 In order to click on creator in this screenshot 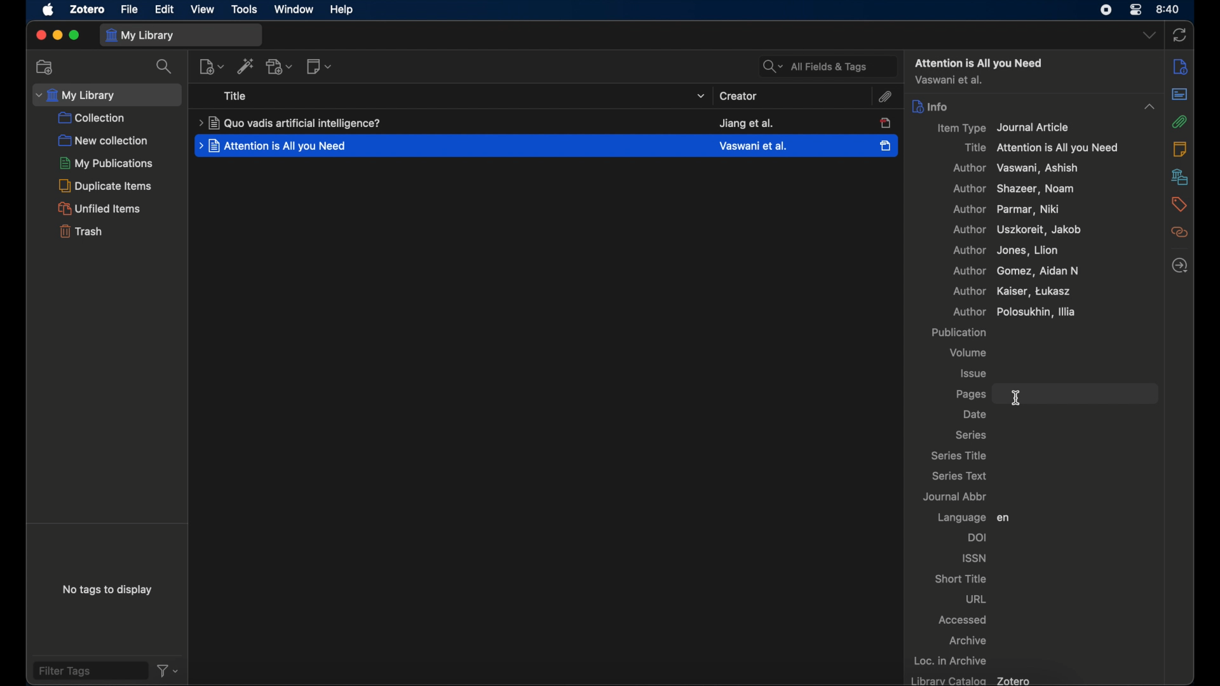, I will do `click(738, 97)`.